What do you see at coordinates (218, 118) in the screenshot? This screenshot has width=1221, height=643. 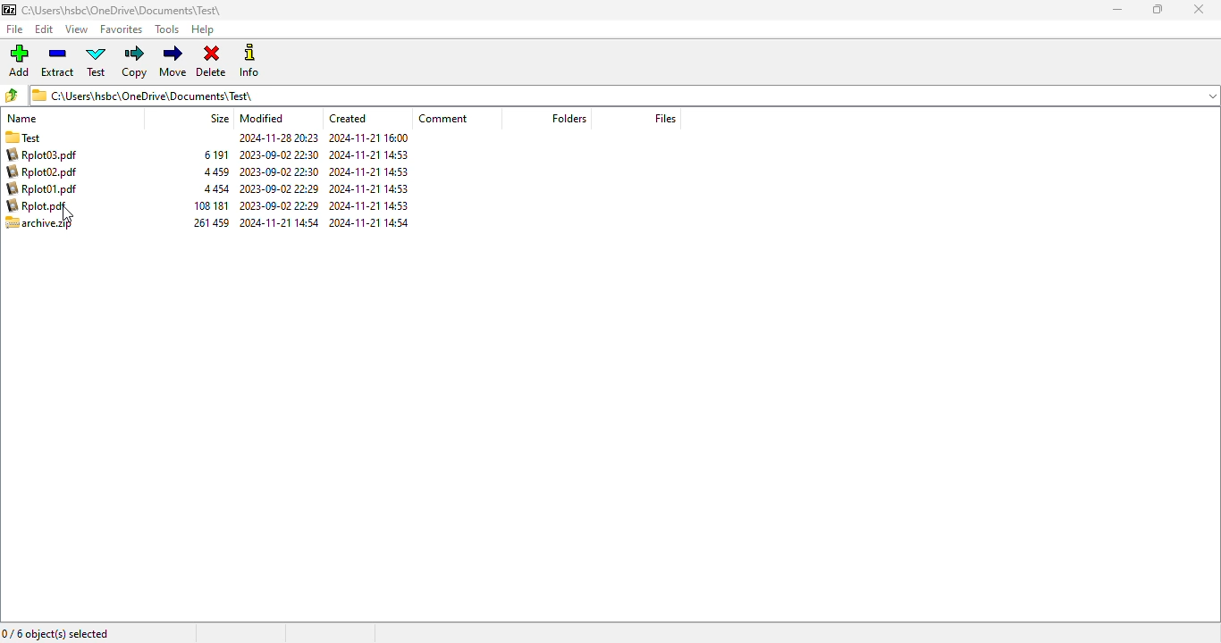 I see `size` at bounding box center [218, 118].